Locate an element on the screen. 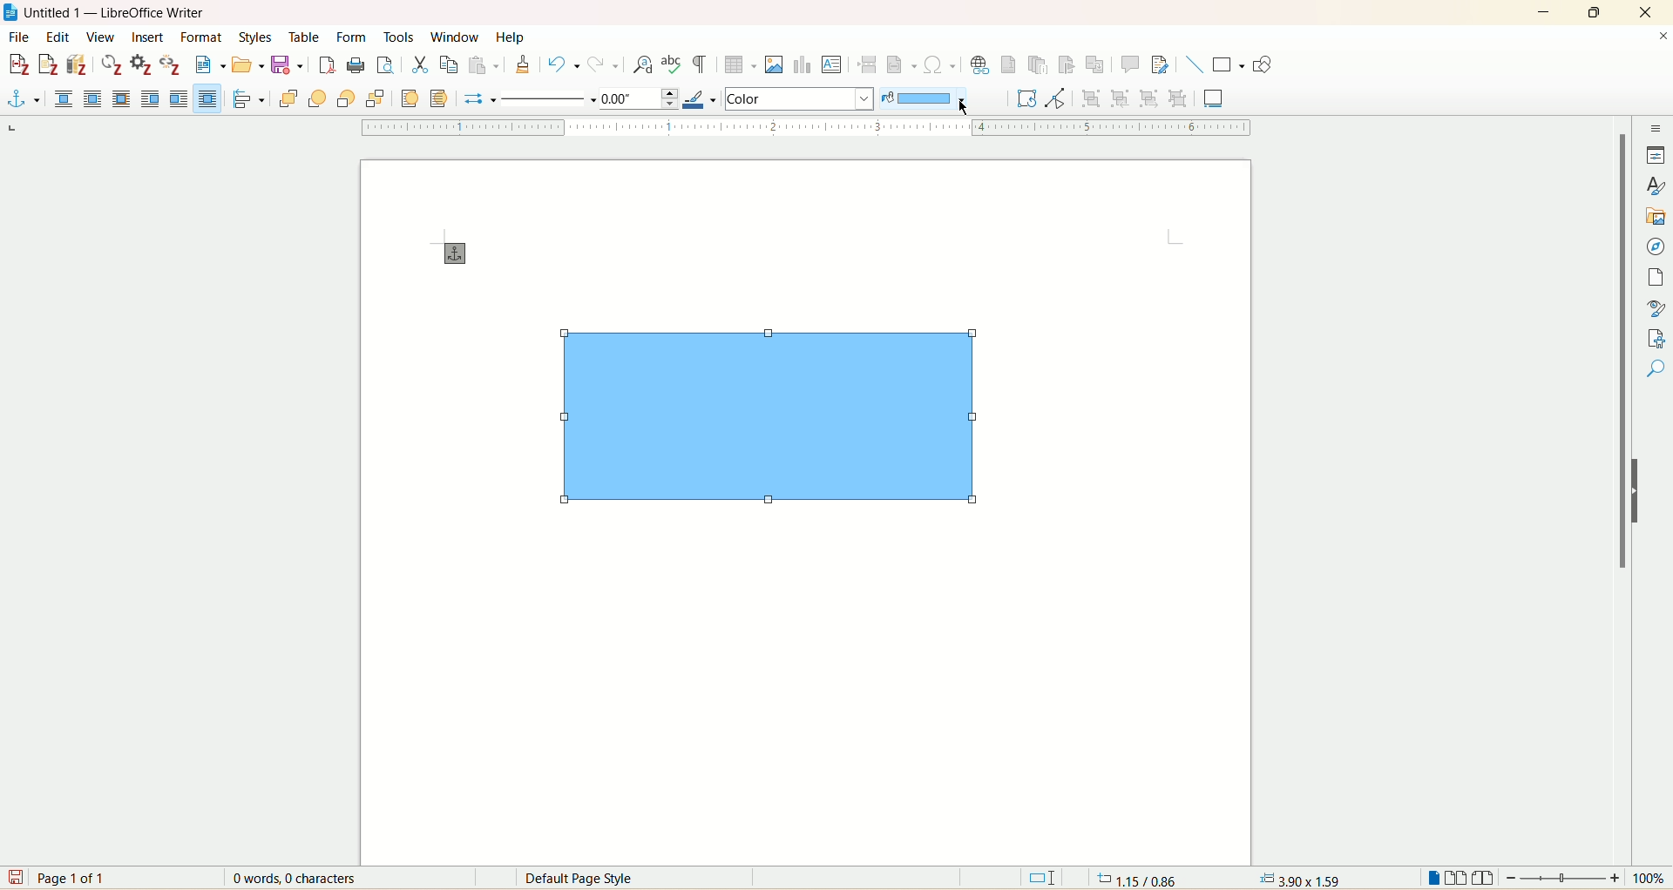 The width and height of the screenshot is (1673, 890). back one is located at coordinates (346, 98).